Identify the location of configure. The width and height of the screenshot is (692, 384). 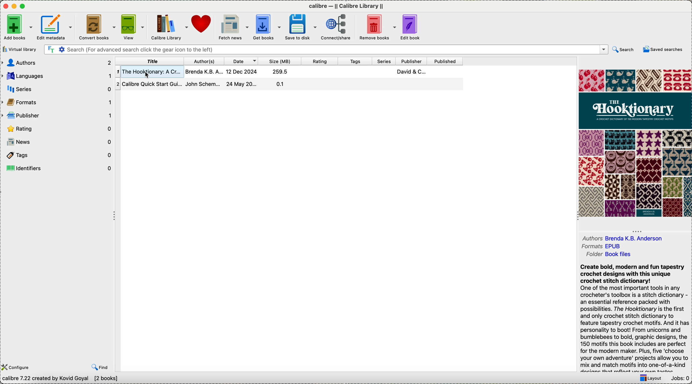
(23, 363).